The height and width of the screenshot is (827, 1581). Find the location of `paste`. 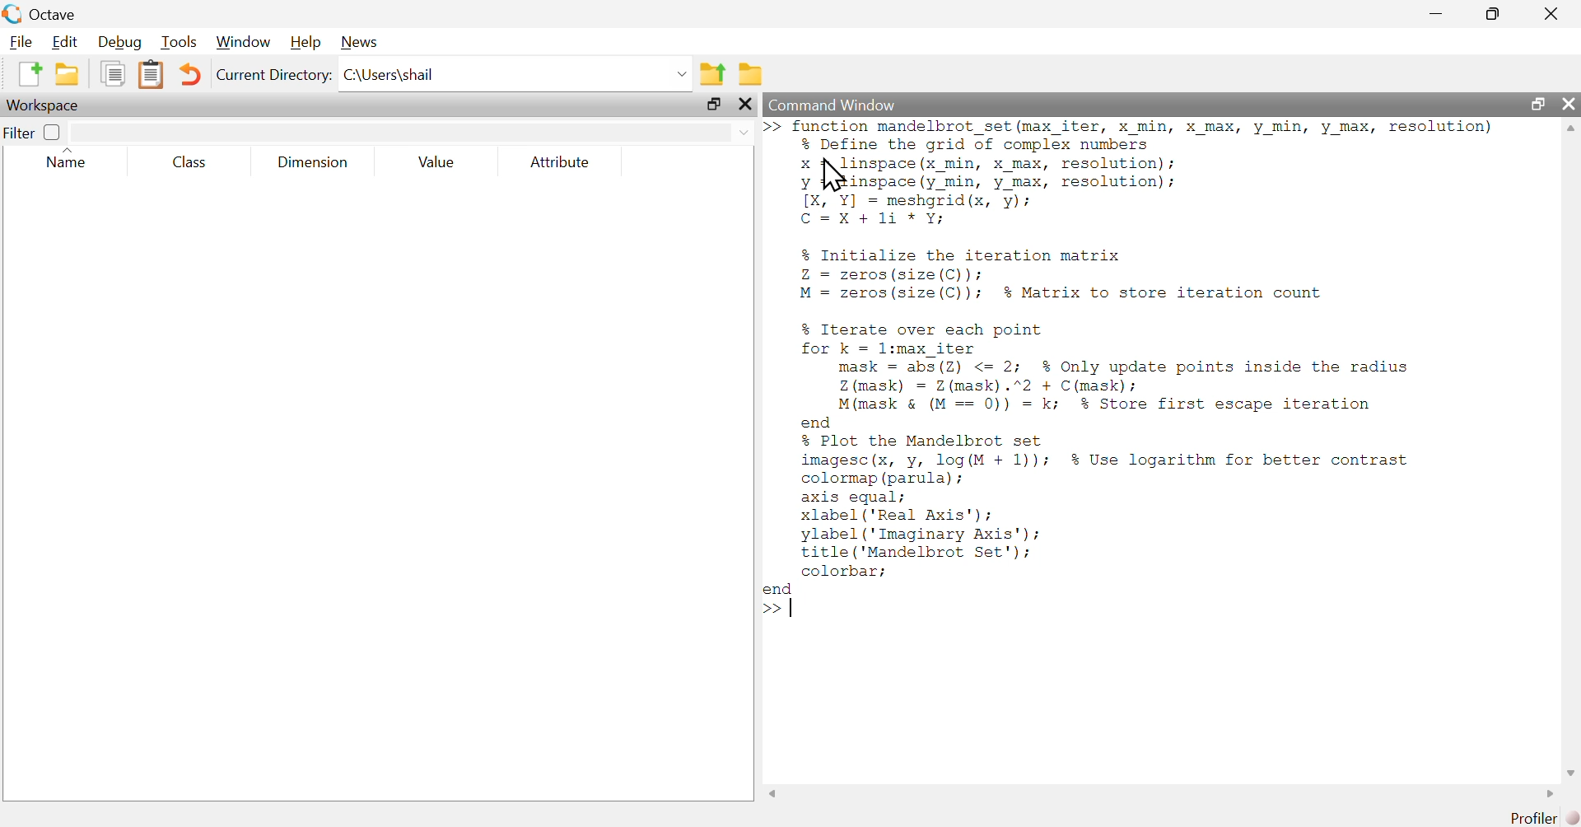

paste is located at coordinates (152, 73).